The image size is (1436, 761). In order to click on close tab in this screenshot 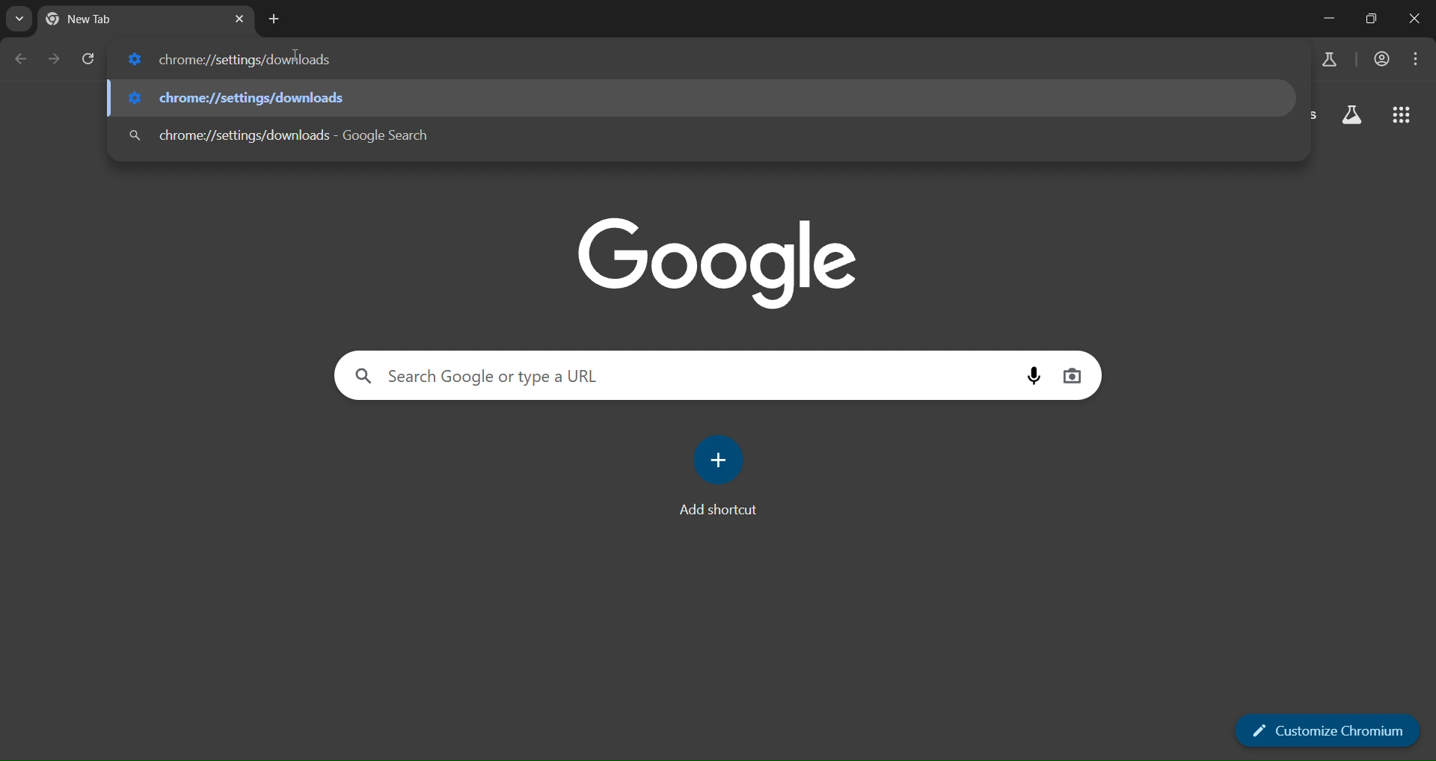, I will do `click(239, 19)`.